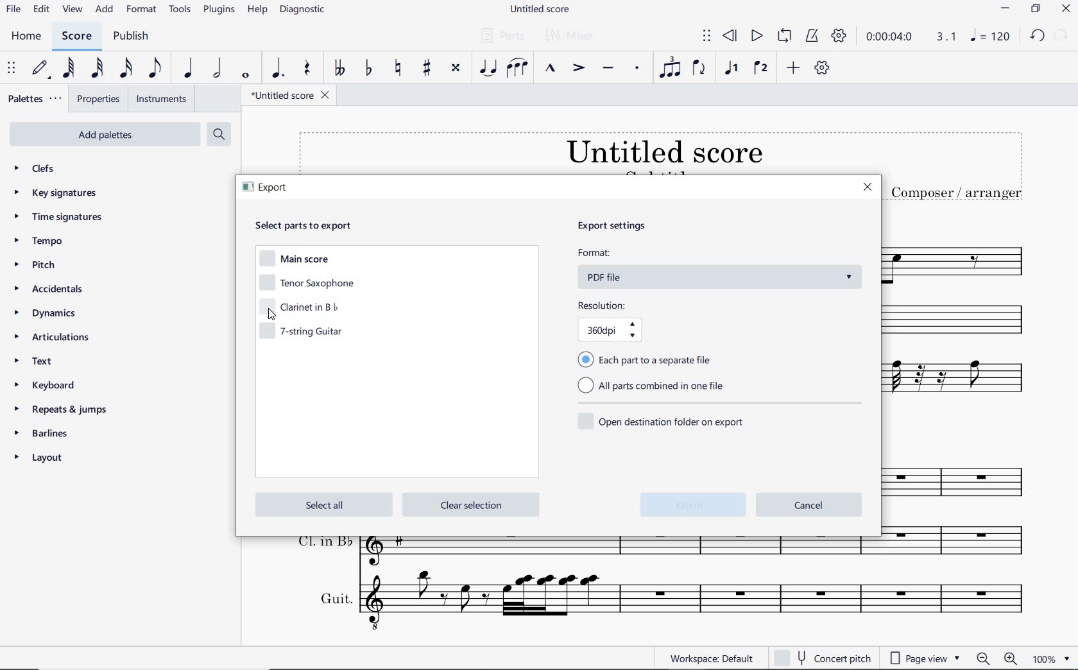 The width and height of the screenshot is (1078, 670). What do you see at coordinates (135, 36) in the screenshot?
I see `PUBLISH` at bounding box center [135, 36].